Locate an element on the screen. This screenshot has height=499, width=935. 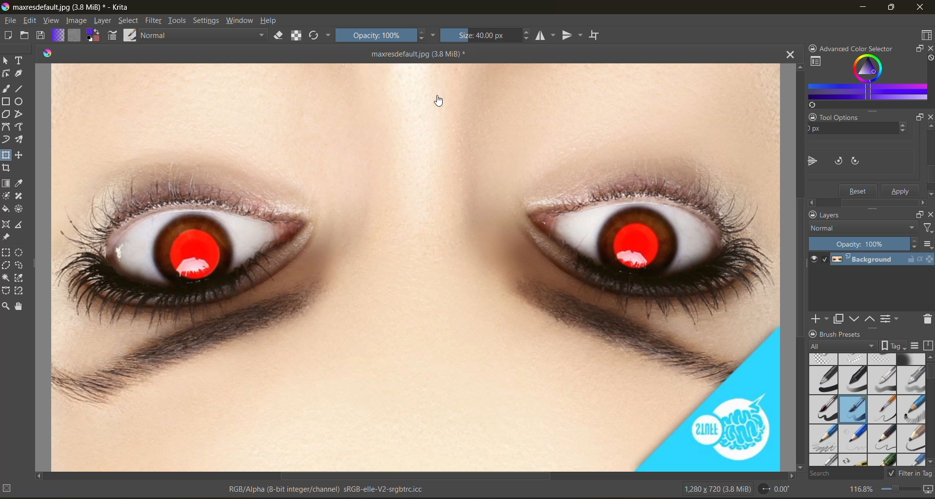
fill gradients is located at coordinates (61, 35).